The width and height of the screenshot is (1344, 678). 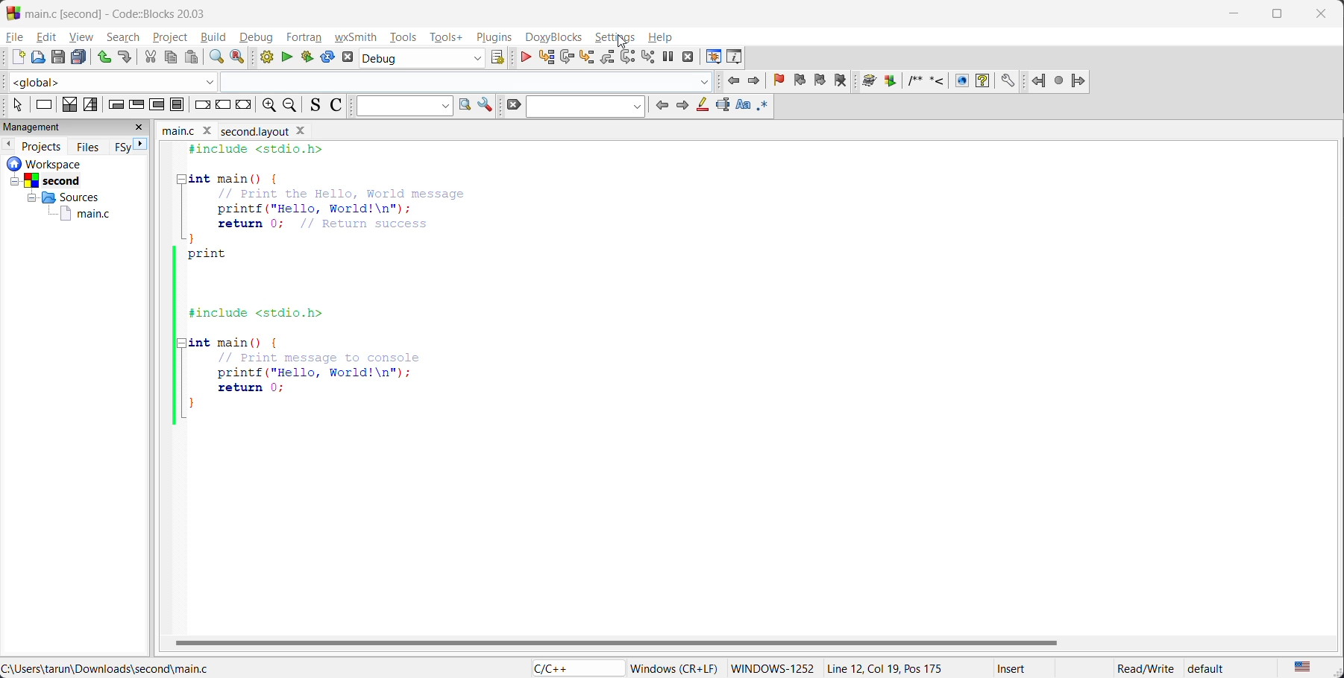 I want to click on select, so click(x=12, y=104).